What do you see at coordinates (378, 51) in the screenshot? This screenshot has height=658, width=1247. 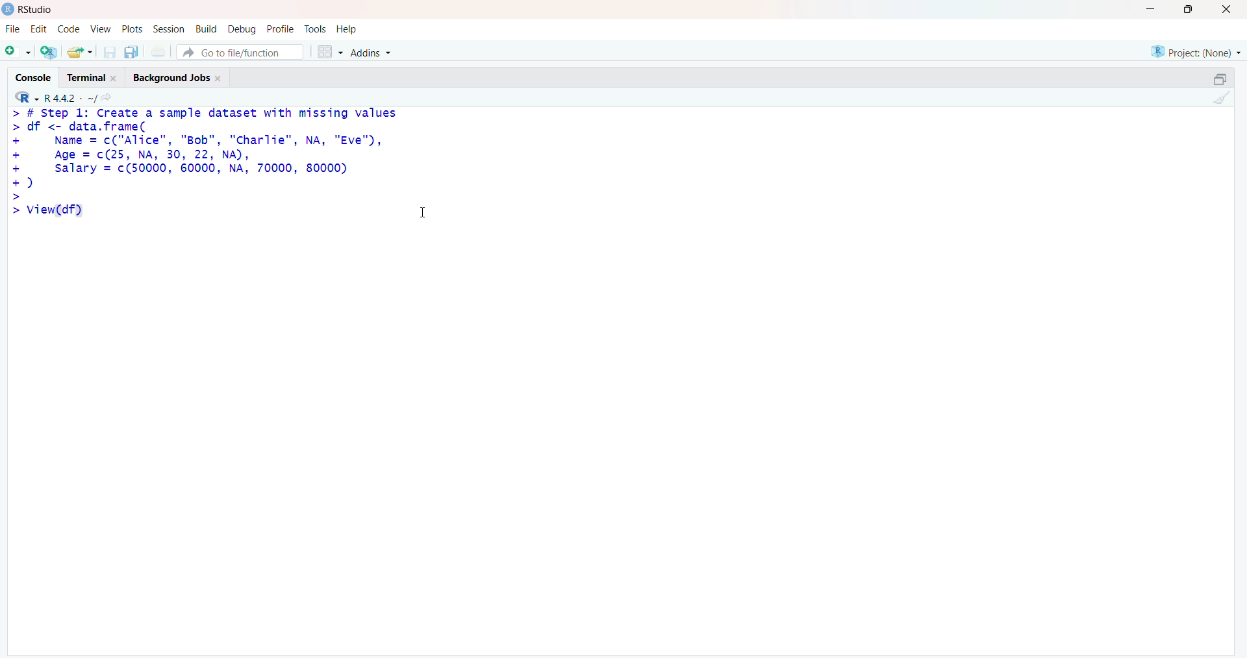 I see `Addins` at bounding box center [378, 51].